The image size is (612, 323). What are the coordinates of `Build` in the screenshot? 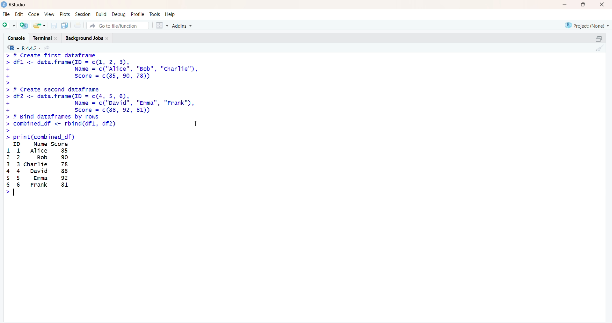 It's located at (101, 14).